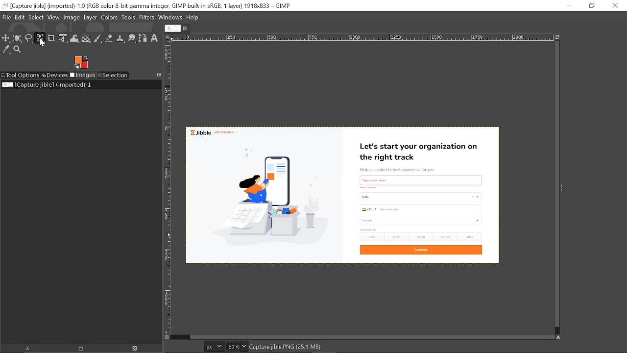 The height and width of the screenshot is (353, 627). I want to click on Zoom options, so click(244, 346).